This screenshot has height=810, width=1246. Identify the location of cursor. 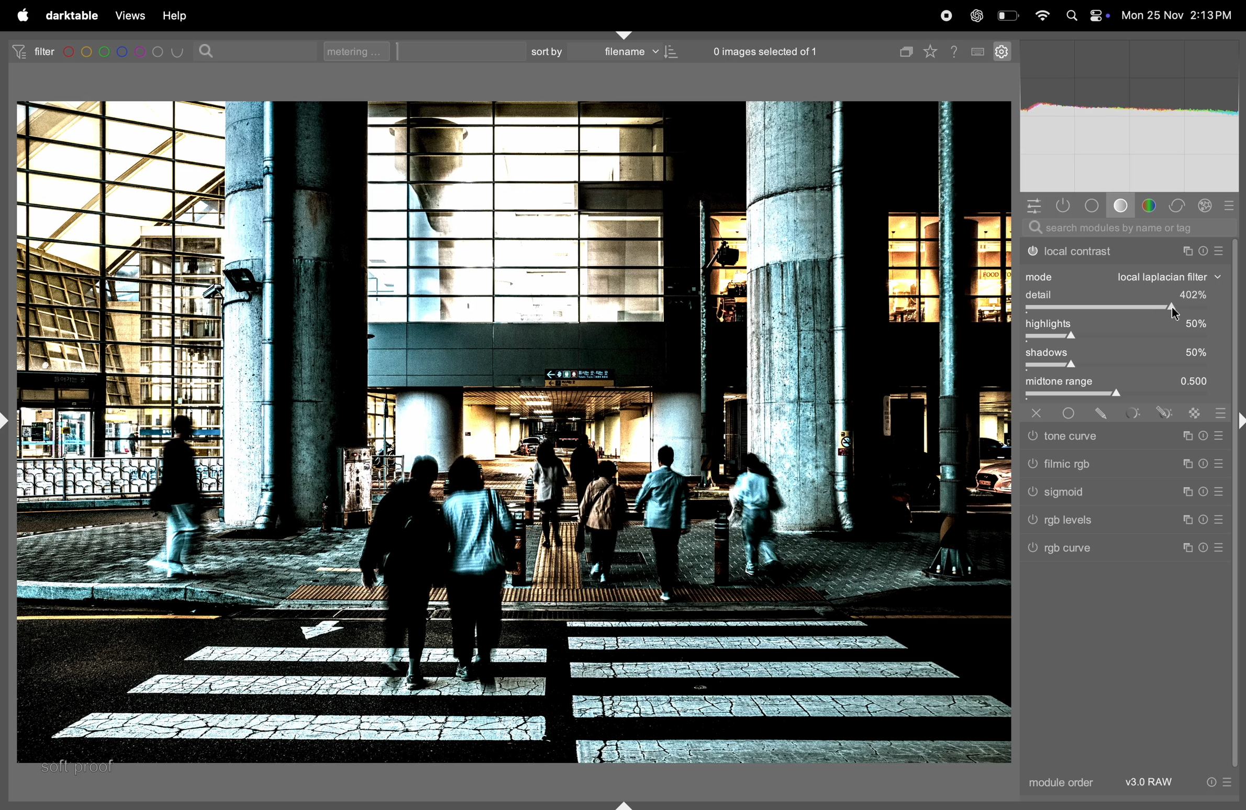
(1180, 313).